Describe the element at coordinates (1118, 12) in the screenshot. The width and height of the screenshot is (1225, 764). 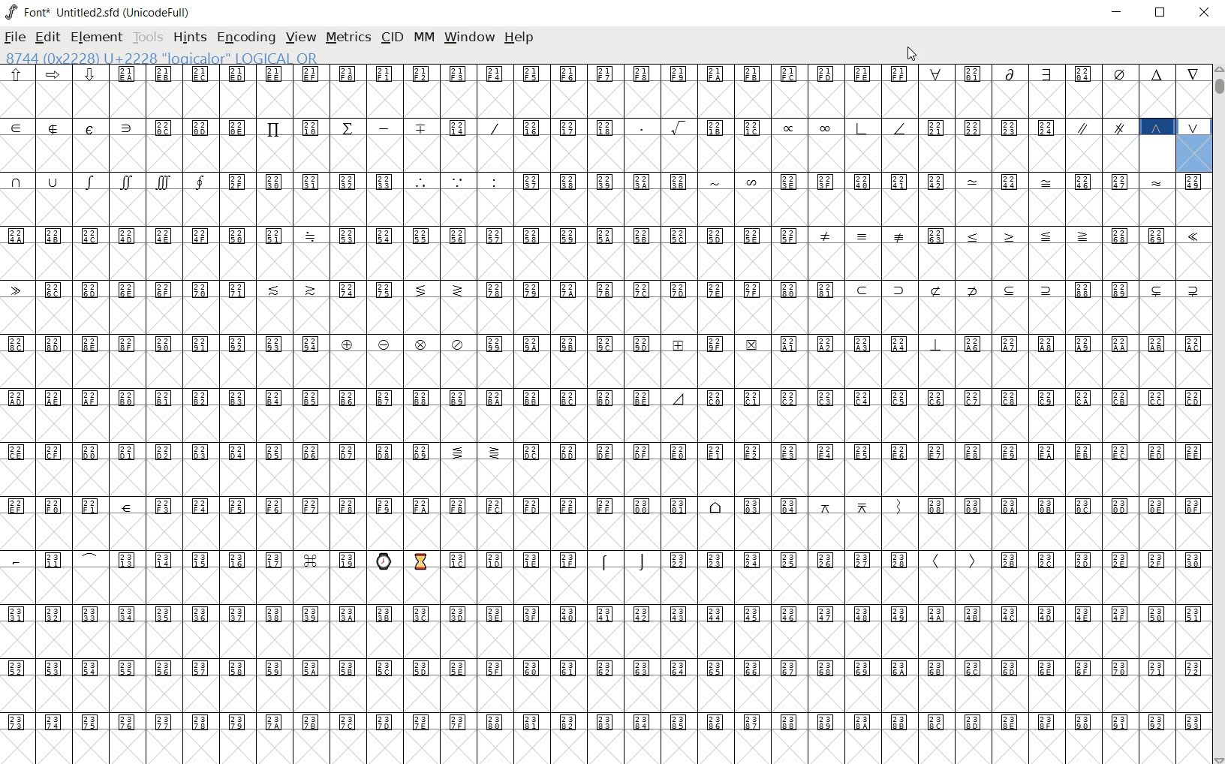
I see `minimize` at that location.